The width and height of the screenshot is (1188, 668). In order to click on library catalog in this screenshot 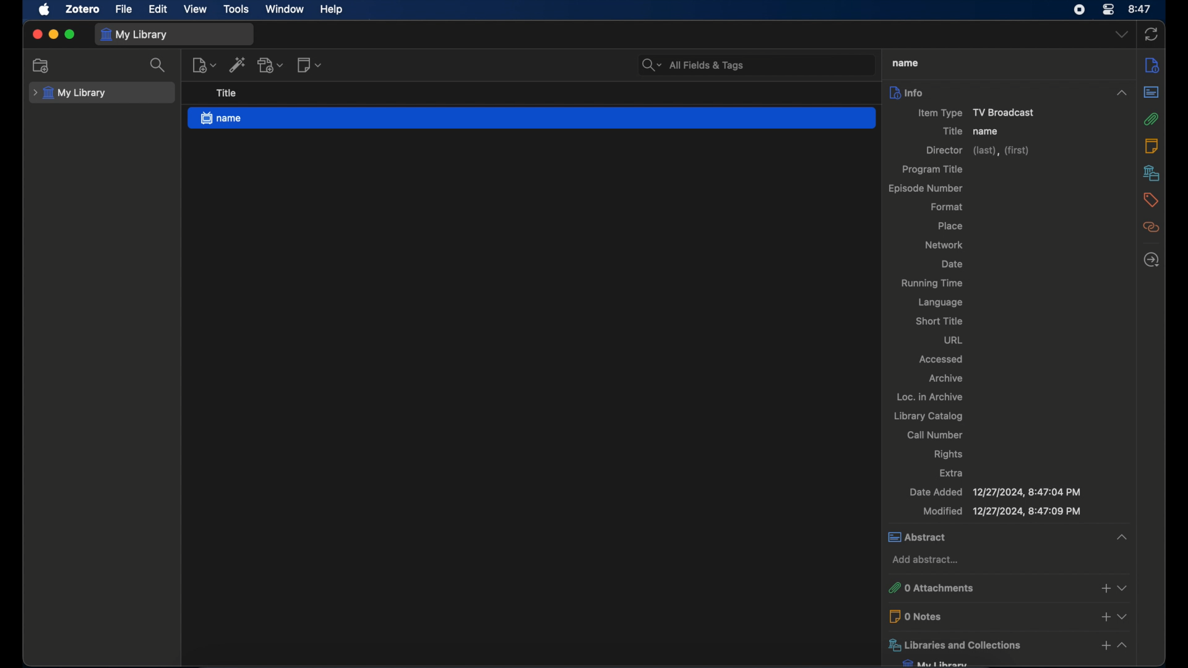, I will do `click(929, 417)`.